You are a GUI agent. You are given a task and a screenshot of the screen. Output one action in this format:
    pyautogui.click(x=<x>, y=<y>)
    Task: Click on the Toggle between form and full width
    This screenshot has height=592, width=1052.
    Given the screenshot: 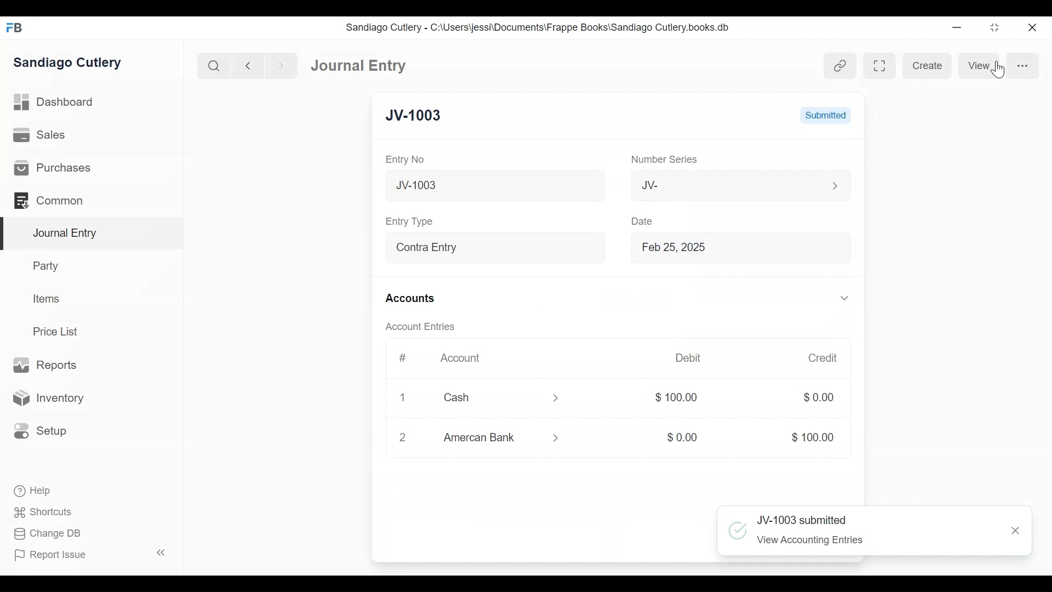 What is the action you would take?
    pyautogui.click(x=880, y=66)
    